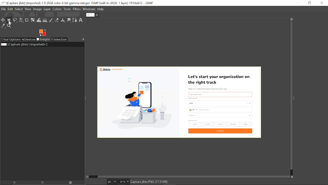 This screenshot has height=185, width=328. What do you see at coordinates (221, 116) in the screenshot?
I see `industry` at bounding box center [221, 116].